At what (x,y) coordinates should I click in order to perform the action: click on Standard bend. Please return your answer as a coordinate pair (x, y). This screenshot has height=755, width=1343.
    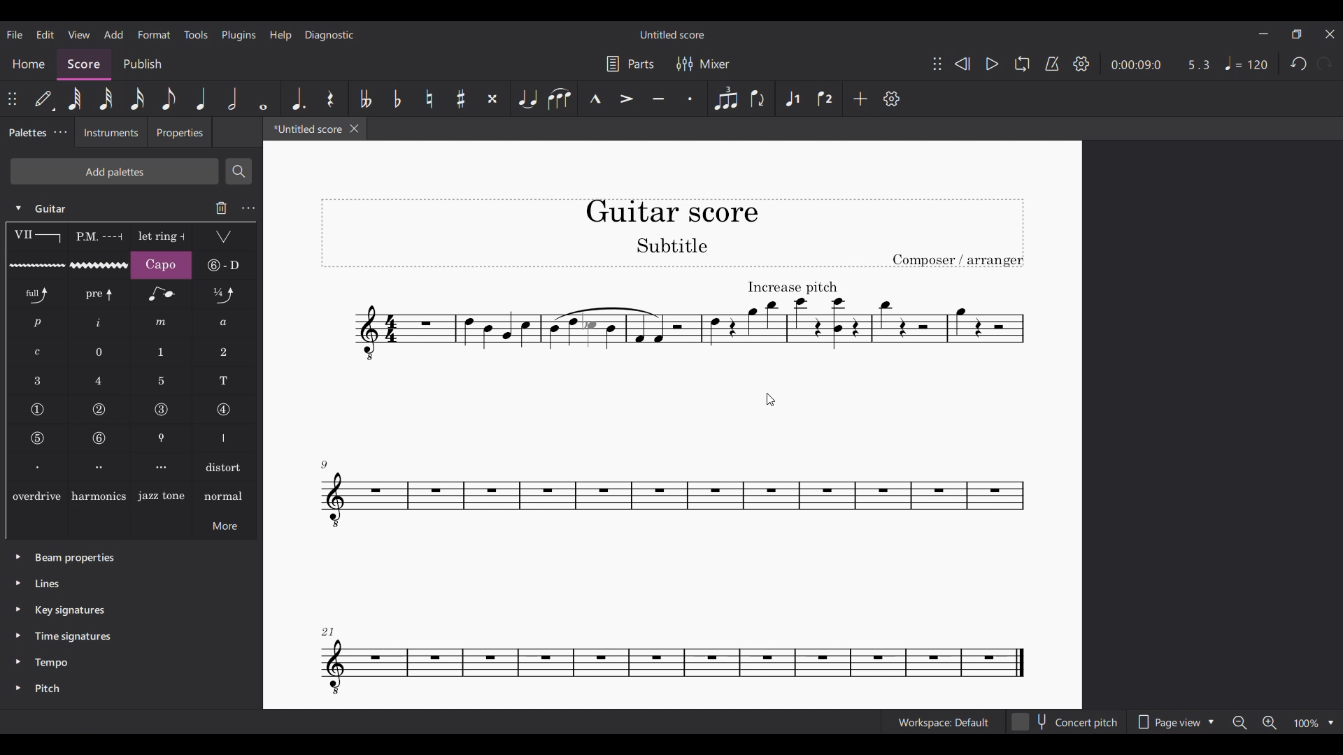
    Looking at the image, I should click on (38, 294).